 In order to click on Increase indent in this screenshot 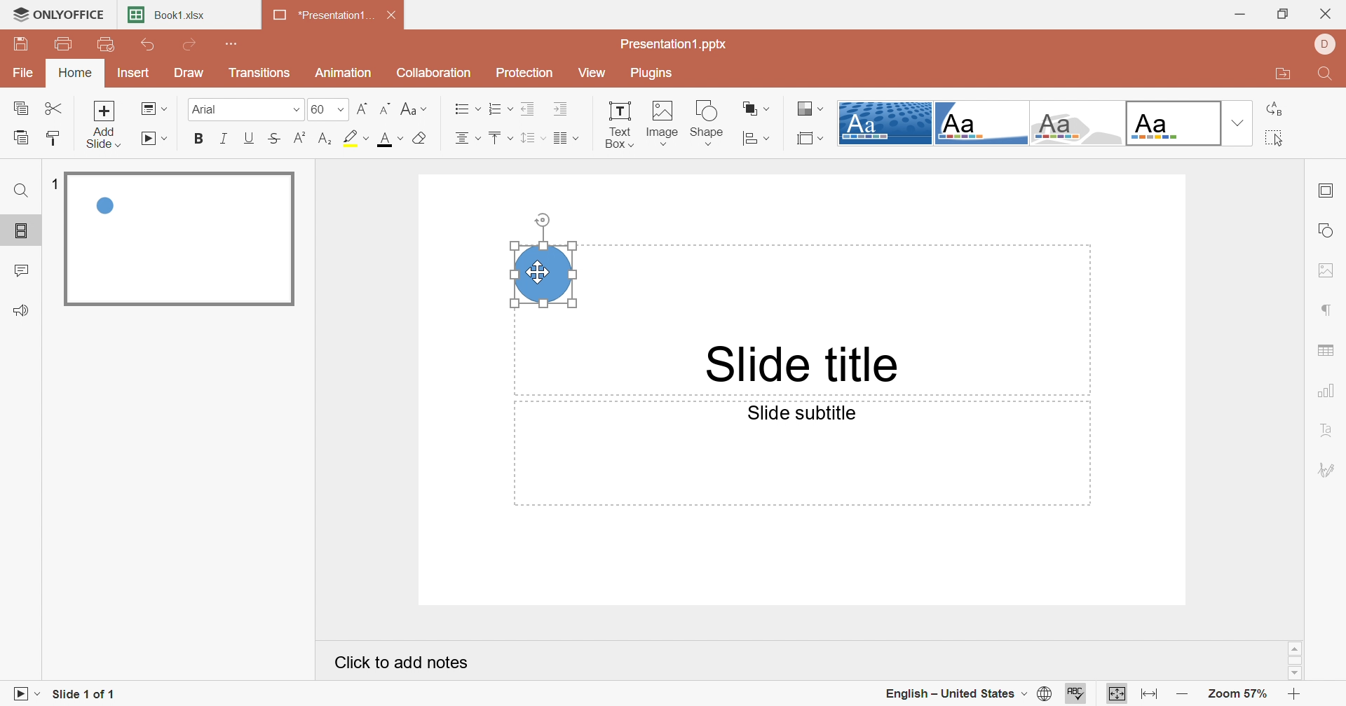, I will do `click(562, 109)`.